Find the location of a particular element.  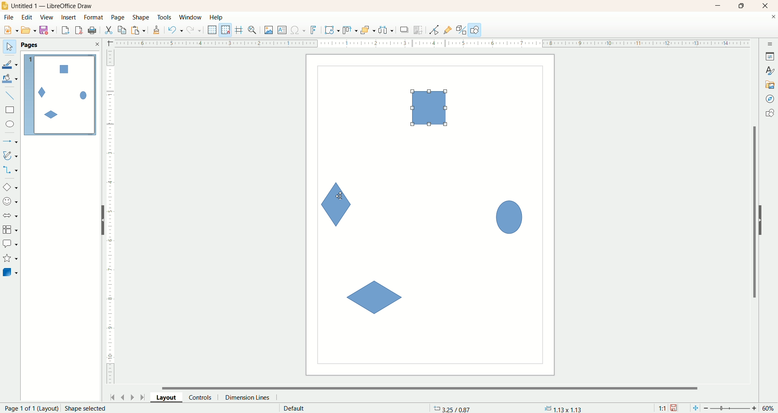

cursor is located at coordinates (338, 196).